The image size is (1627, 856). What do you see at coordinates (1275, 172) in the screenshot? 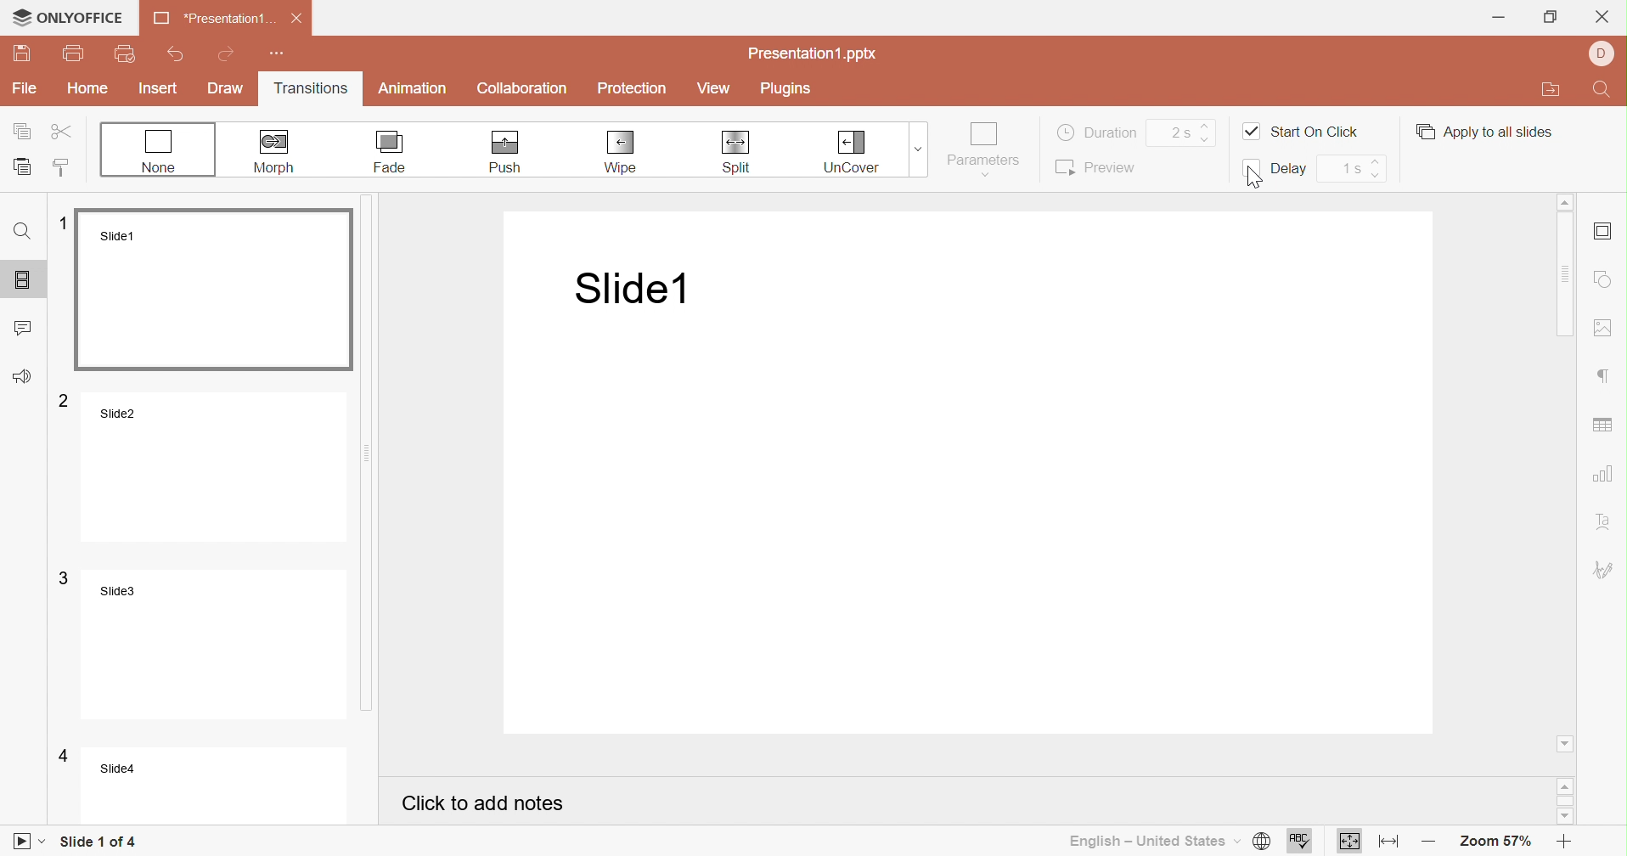
I see `Delay` at bounding box center [1275, 172].